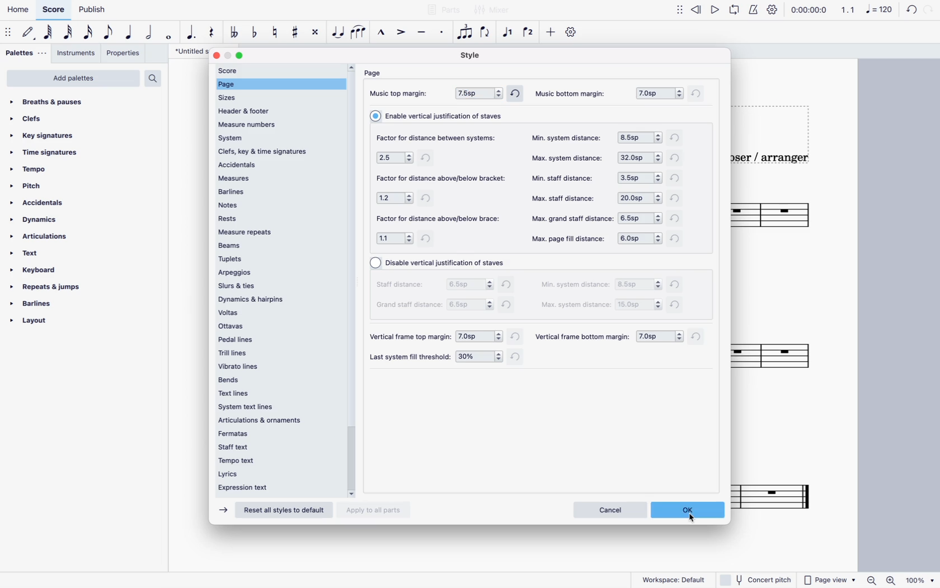 The height and width of the screenshot is (588, 940). Describe the element at coordinates (234, 97) in the screenshot. I see `sizes` at that location.